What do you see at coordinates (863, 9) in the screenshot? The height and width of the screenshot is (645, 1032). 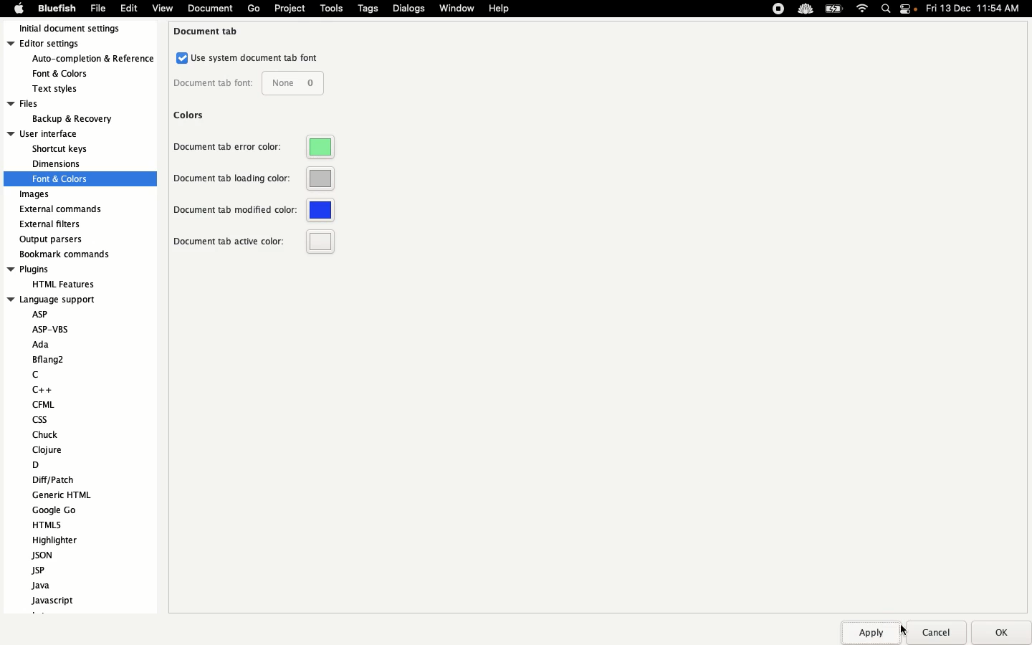 I see `Internet` at bounding box center [863, 9].